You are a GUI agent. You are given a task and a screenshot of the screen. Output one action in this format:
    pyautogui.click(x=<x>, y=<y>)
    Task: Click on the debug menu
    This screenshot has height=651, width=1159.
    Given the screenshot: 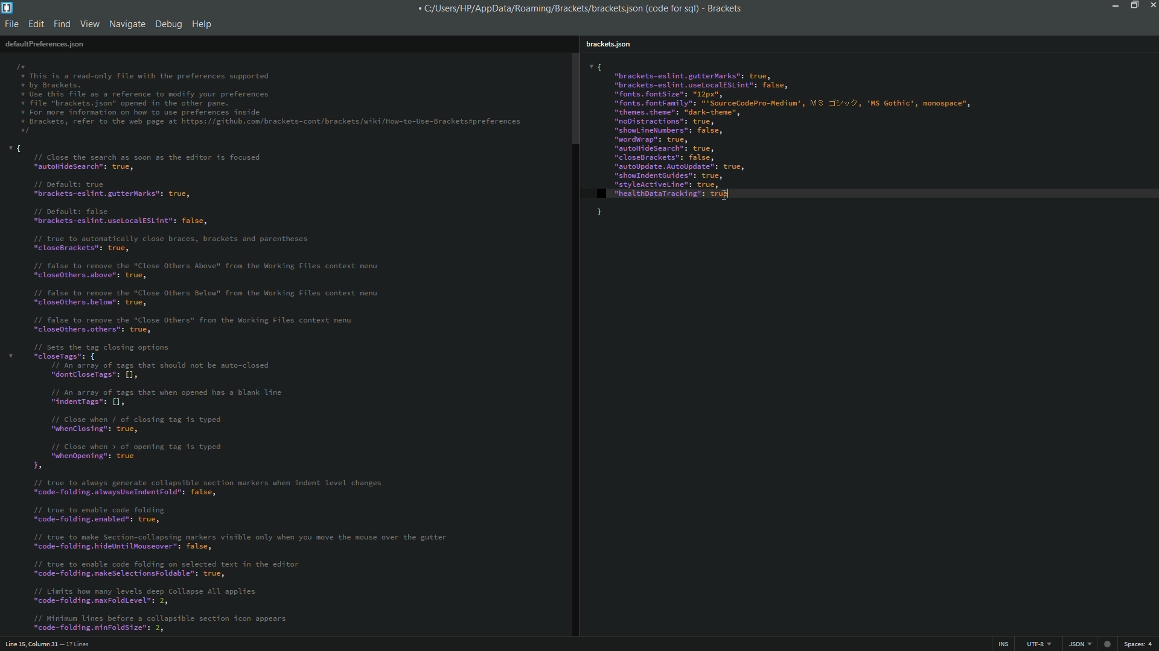 What is the action you would take?
    pyautogui.click(x=168, y=24)
    